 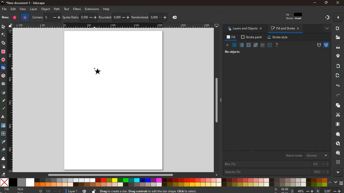 What do you see at coordinates (3, 93) in the screenshot?
I see `pic` at bounding box center [3, 93].